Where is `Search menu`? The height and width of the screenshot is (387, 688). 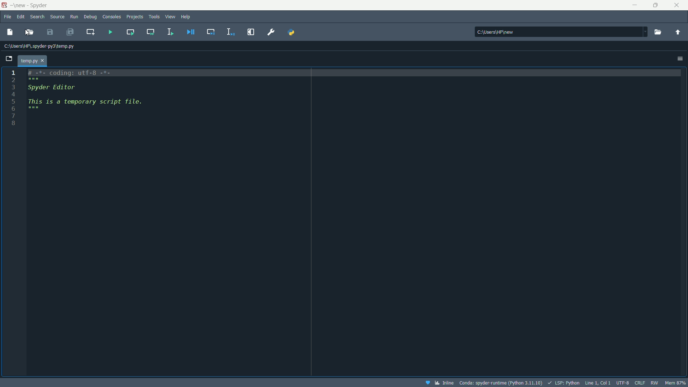 Search menu is located at coordinates (37, 17).